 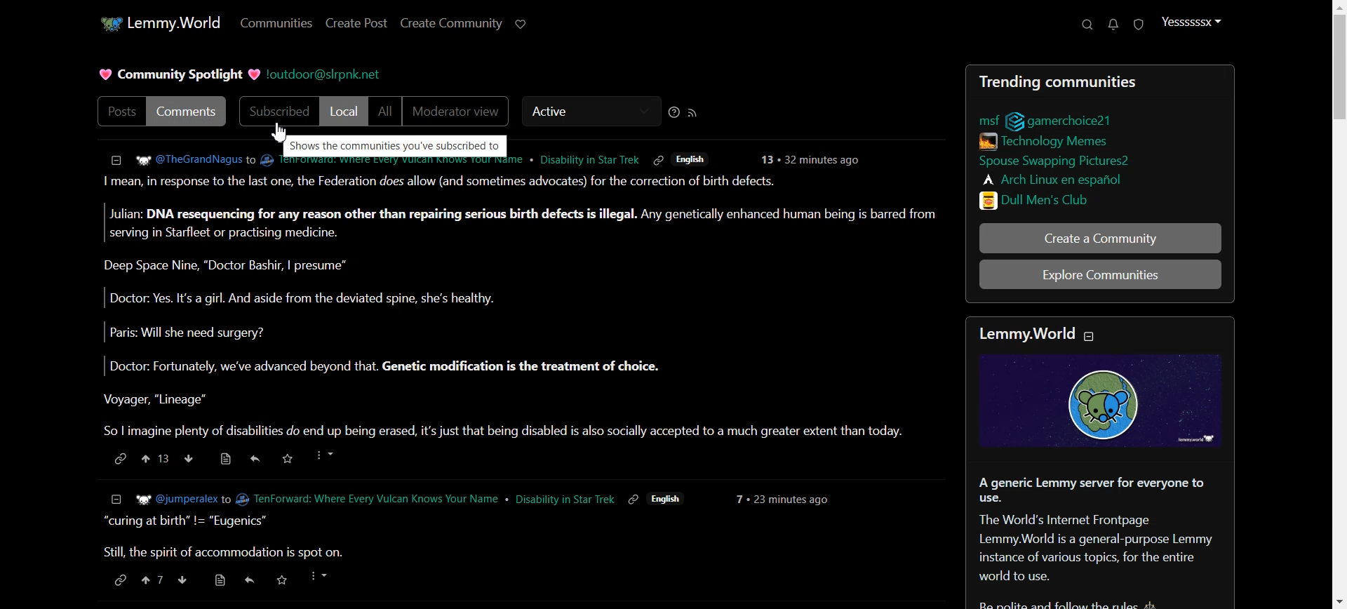 What do you see at coordinates (1114, 25) in the screenshot?
I see `Unread Message` at bounding box center [1114, 25].